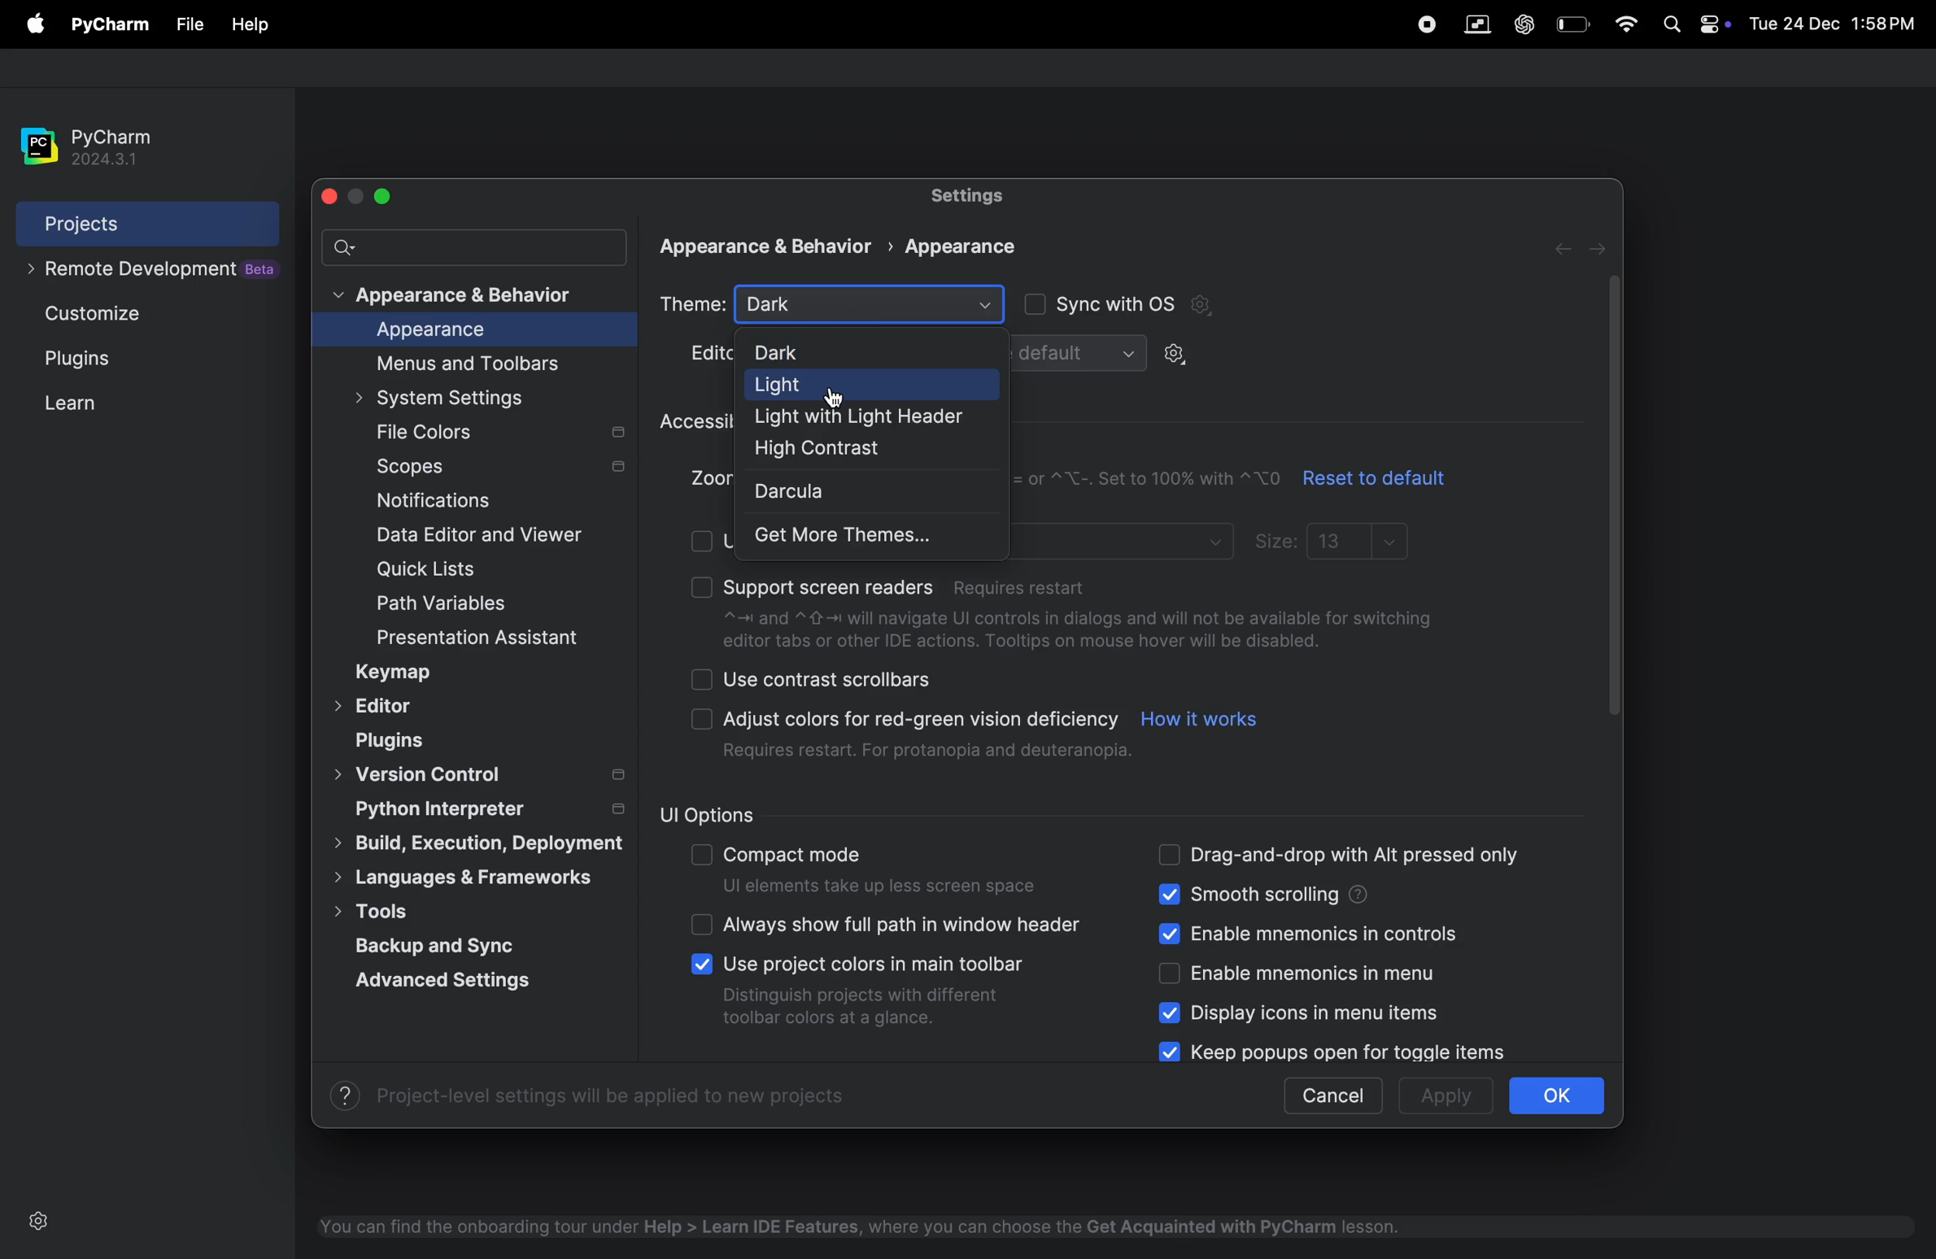  I want to click on version controls, so click(485, 775).